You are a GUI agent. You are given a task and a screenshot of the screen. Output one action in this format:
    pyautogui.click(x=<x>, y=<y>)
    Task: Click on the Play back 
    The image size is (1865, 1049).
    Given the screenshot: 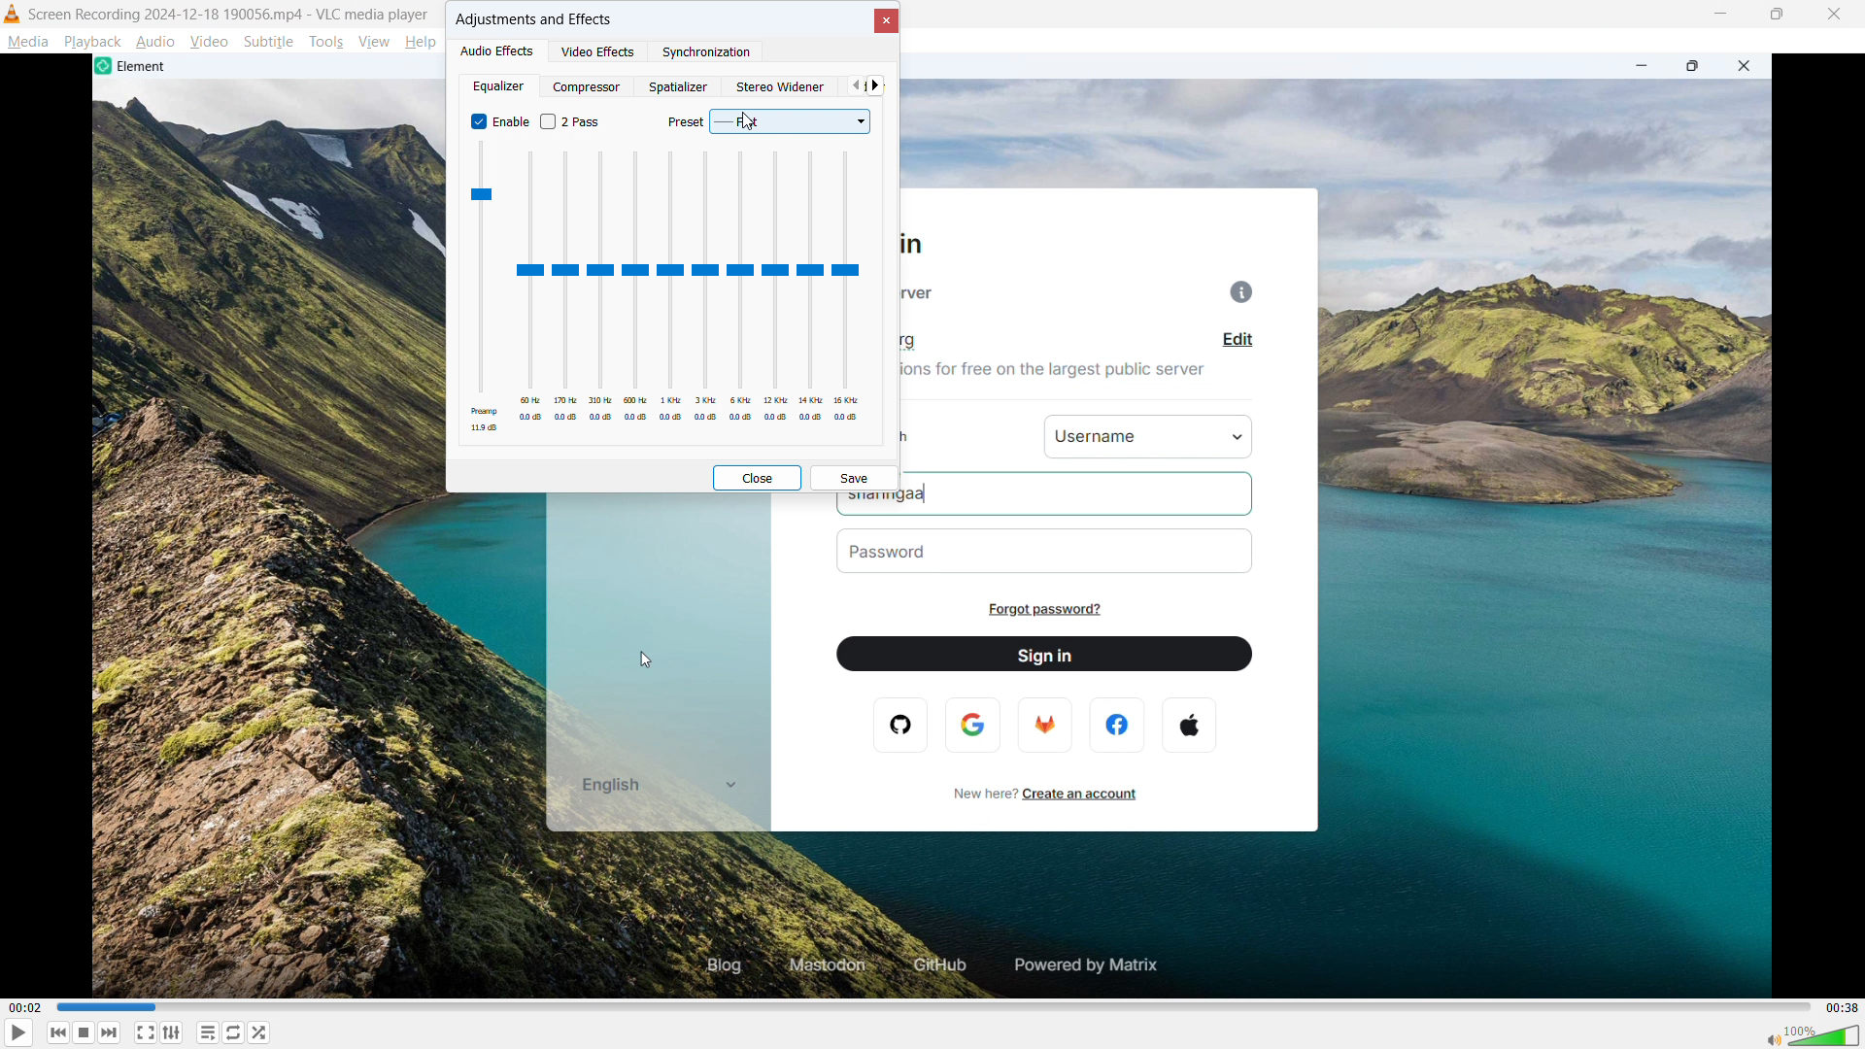 What is the action you would take?
    pyautogui.click(x=92, y=42)
    